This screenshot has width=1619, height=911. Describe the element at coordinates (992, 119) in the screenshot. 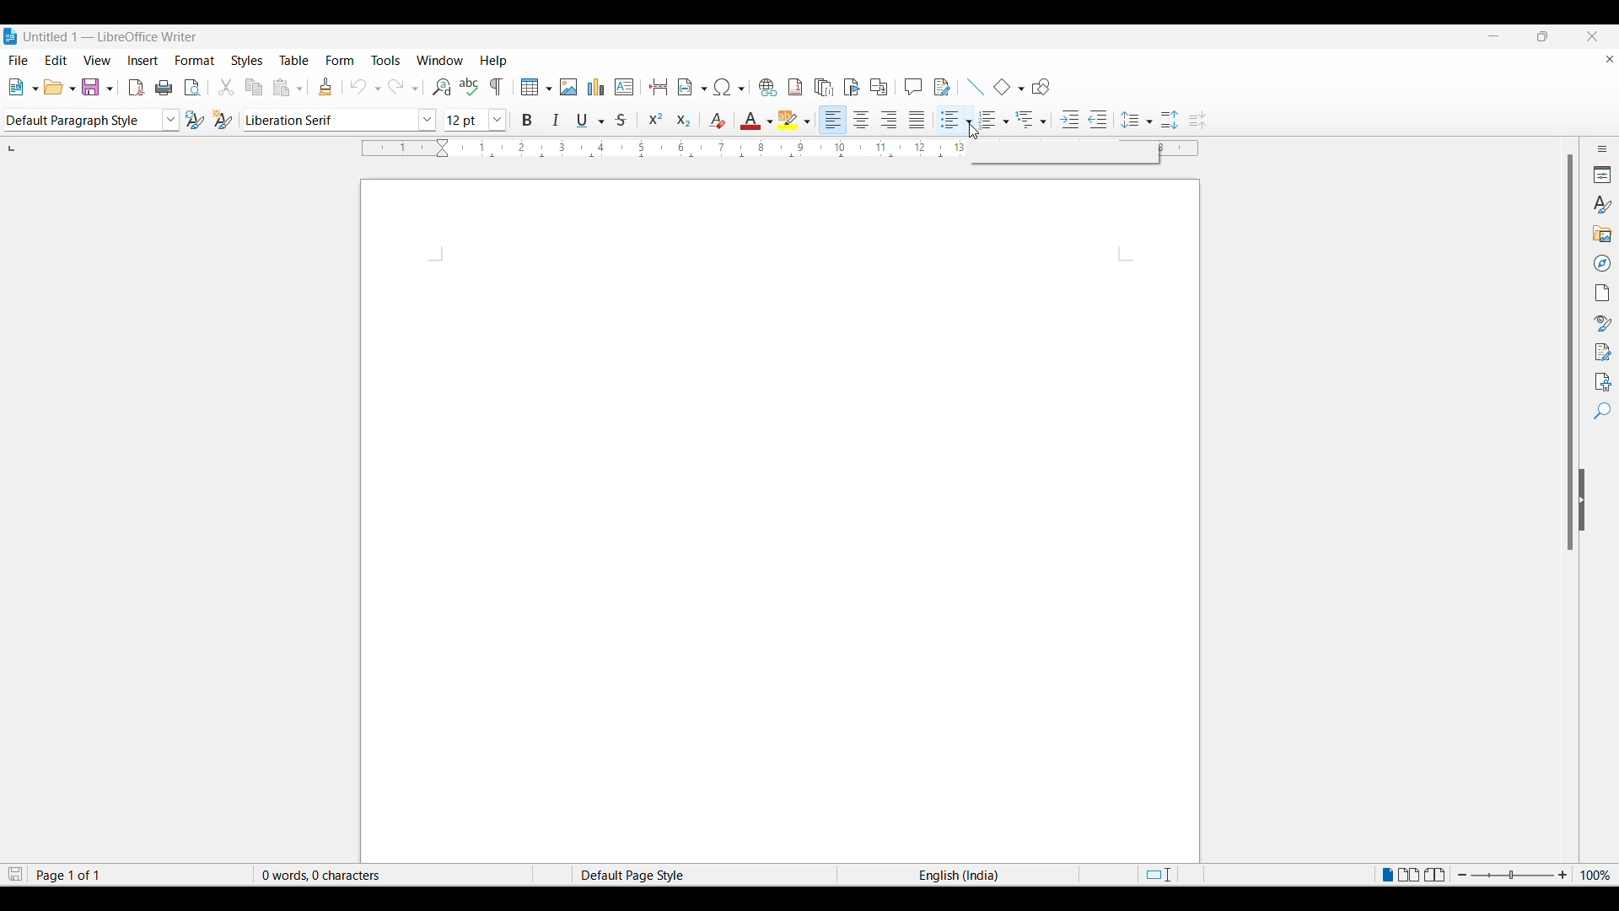

I see `Selected toggle ordered list` at that location.